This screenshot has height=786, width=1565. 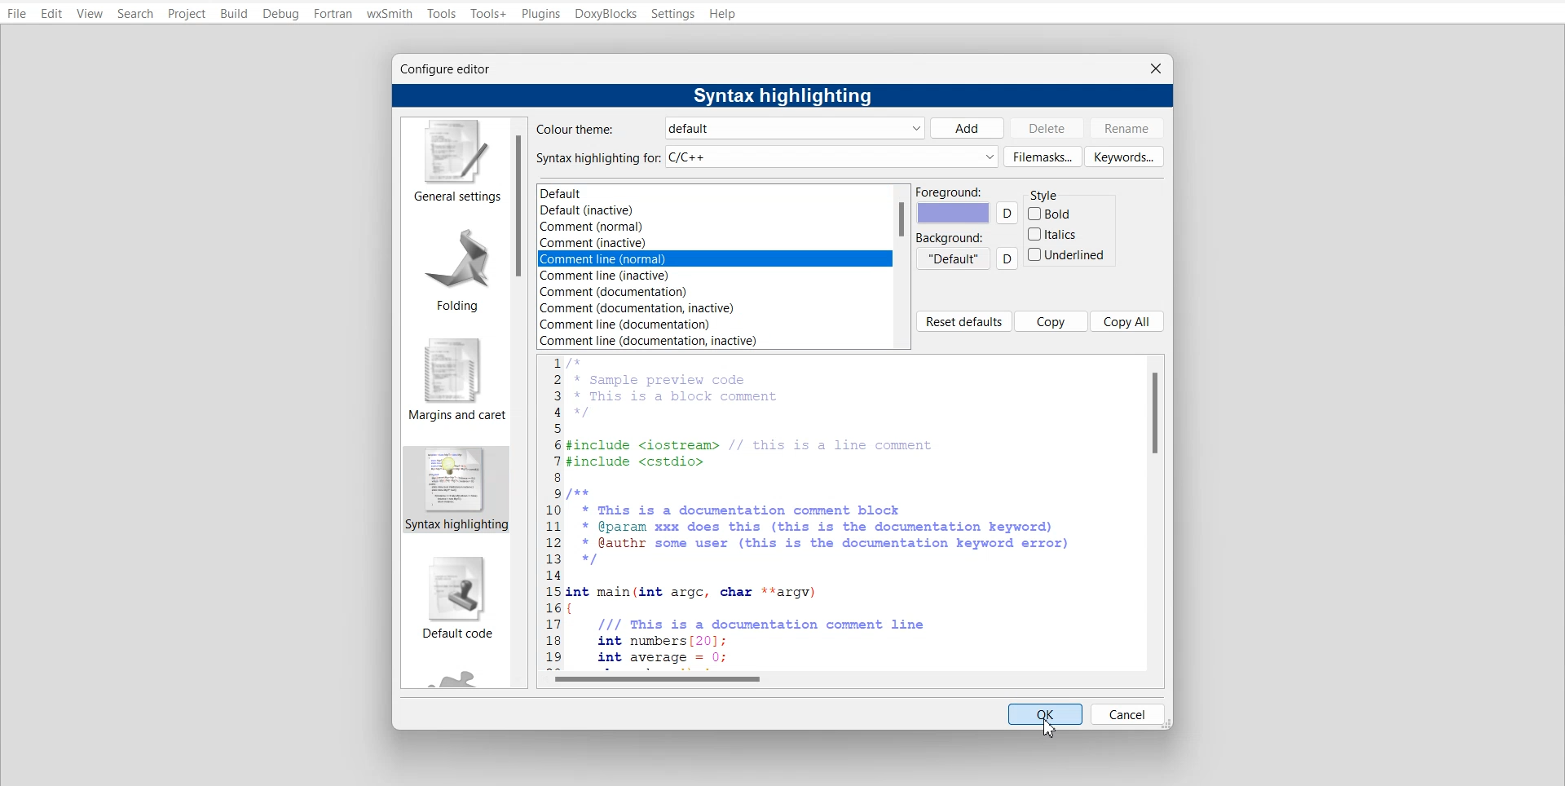 What do you see at coordinates (779, 96) in the screenshot?
I see `Syntax highlighting` at bounding box center [779, 96].